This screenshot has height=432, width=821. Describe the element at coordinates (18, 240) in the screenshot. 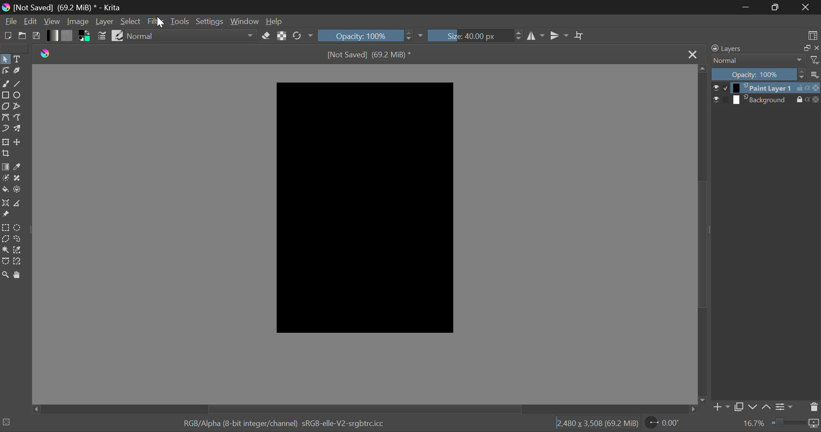

I see `Freehand Selection` at that location.